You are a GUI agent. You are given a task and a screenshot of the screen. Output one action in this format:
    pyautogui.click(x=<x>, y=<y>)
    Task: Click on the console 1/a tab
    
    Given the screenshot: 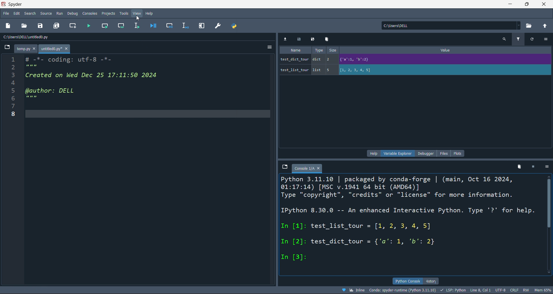 What is the action you would take?
    pyautogui.click(x=309, y=168)
    